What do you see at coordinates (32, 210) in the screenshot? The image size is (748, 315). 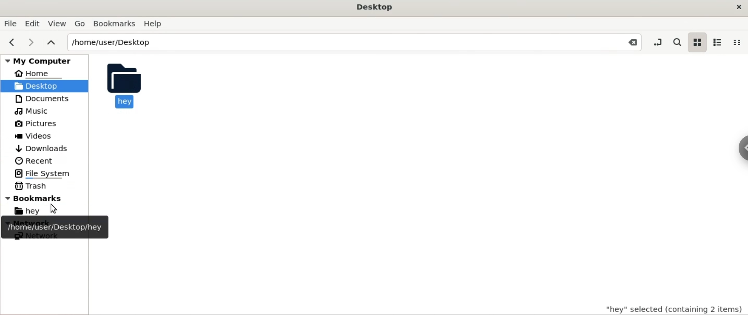 I see `hey` at bounding box center [32, 210].